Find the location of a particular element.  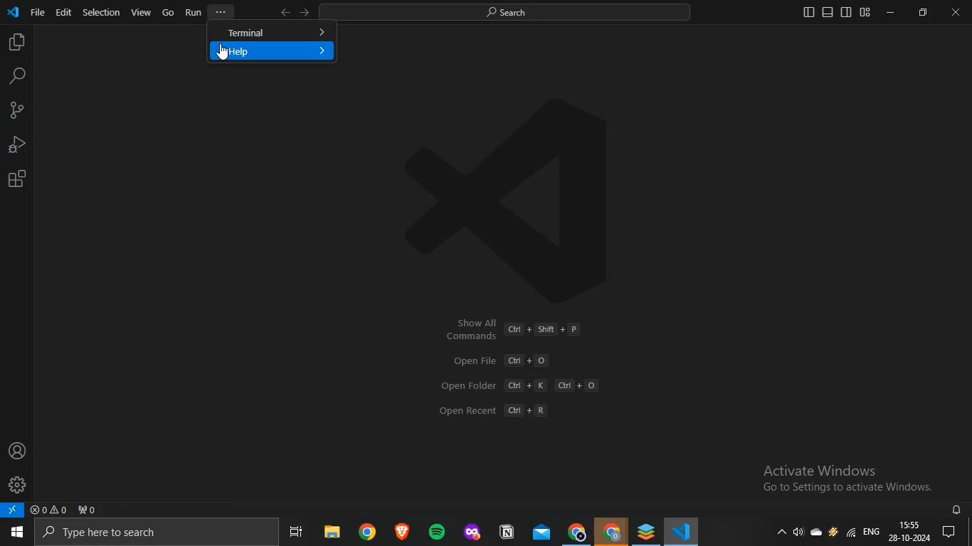

run and debug is located at coordinates (16, 144).